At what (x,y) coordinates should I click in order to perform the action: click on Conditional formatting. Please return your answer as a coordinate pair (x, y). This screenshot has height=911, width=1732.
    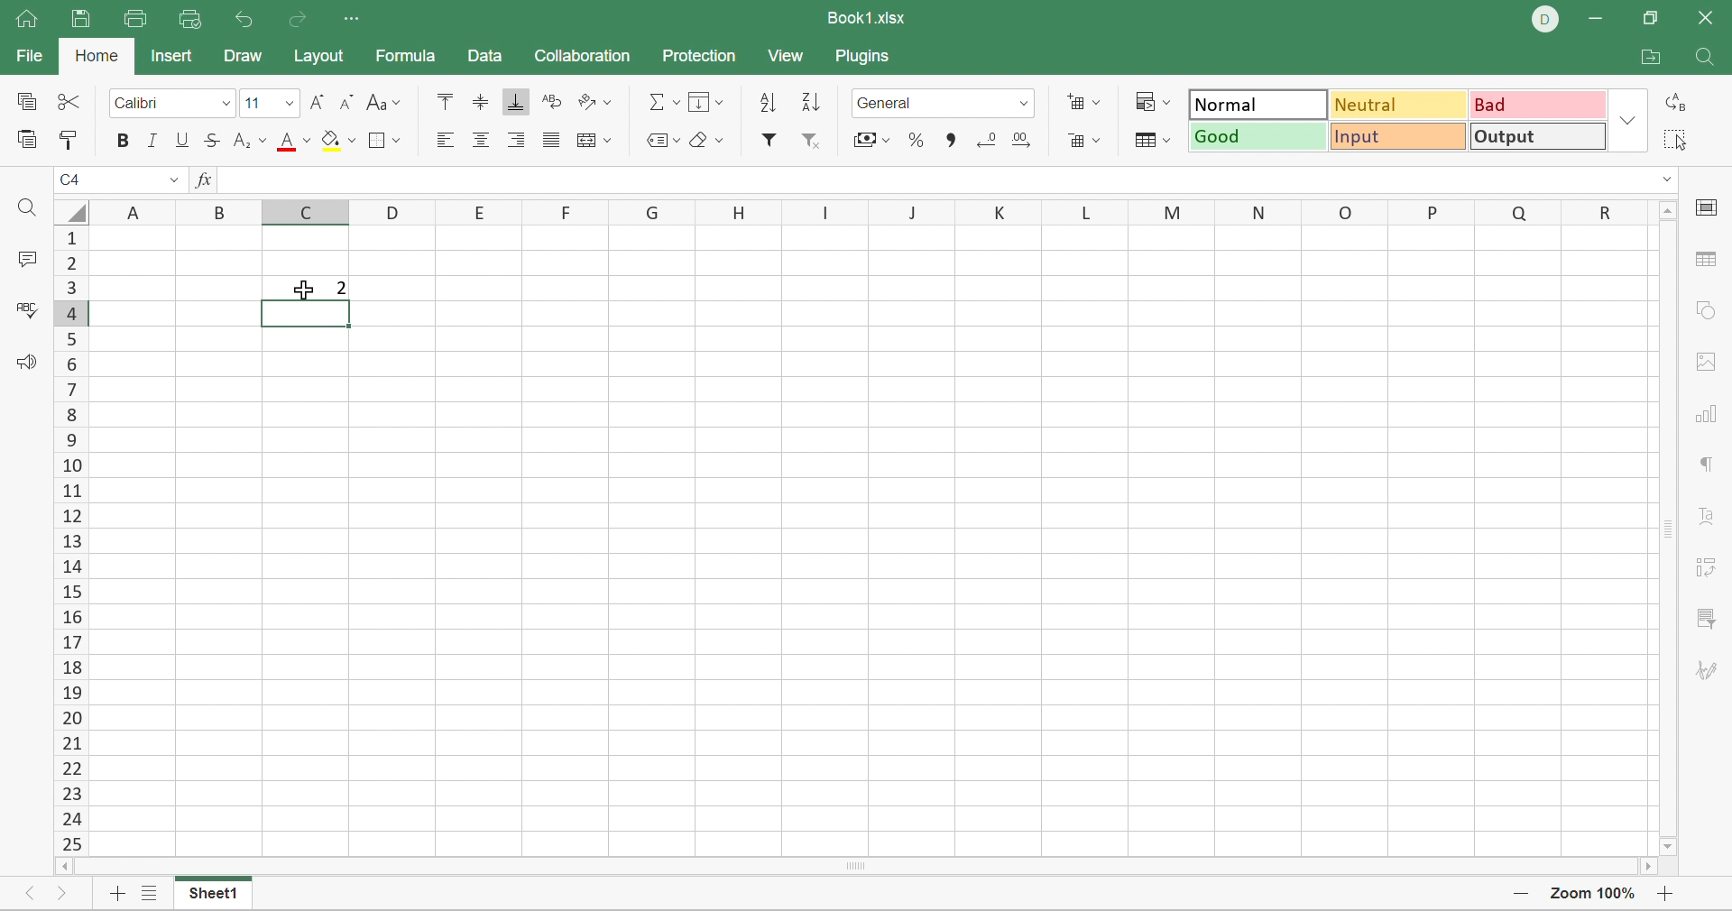
    Looking at the image, I should click on (1155, 100).